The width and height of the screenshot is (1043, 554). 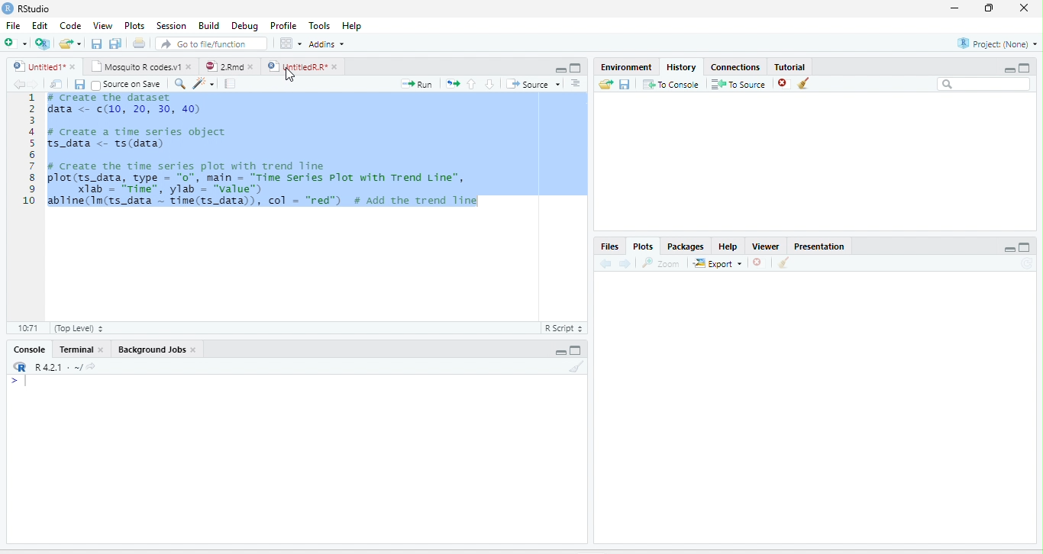 I want to click on minimize, so click(x=954, y=8).